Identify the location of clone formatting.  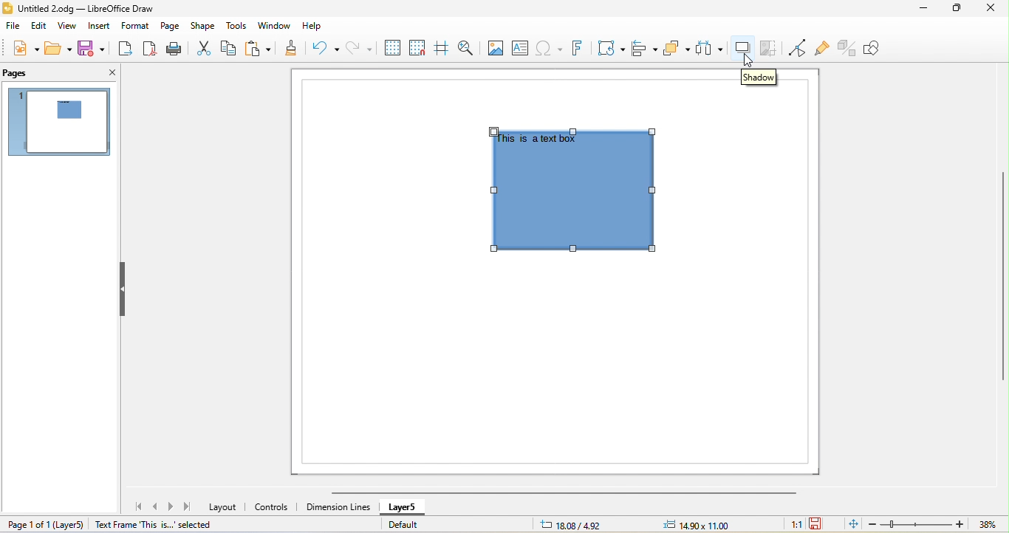
(292, 49).